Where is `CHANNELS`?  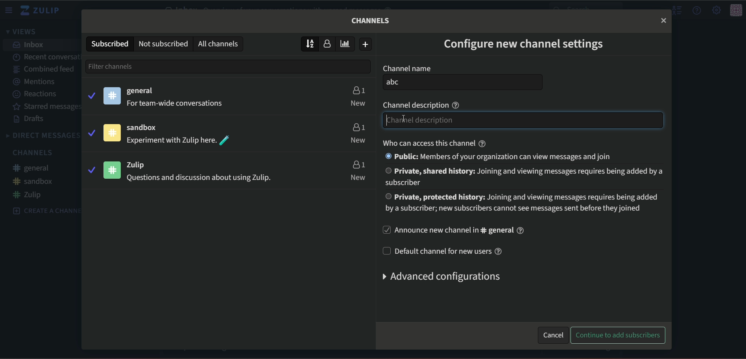
CHANNELS is located at coordinates (32, 153).